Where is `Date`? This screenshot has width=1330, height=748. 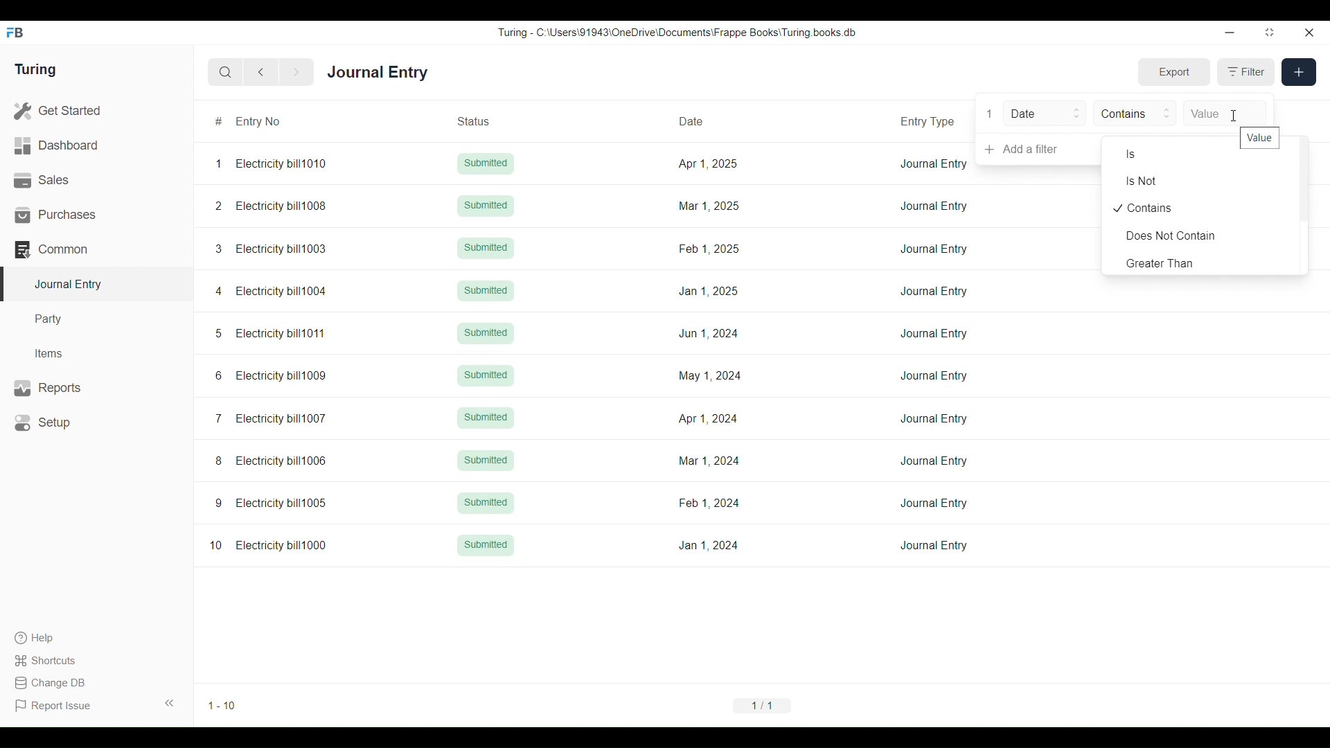
Date is located at coordinates (708, 120).